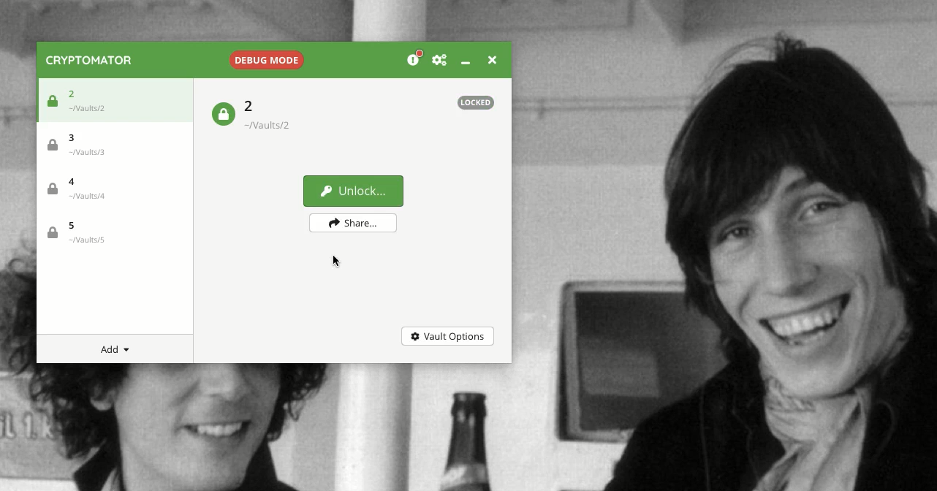 The image size is (937, 491). What do you see at coordinates (222, 115) in the screenshot?
I see `locked` at bounding box center [222, 115].